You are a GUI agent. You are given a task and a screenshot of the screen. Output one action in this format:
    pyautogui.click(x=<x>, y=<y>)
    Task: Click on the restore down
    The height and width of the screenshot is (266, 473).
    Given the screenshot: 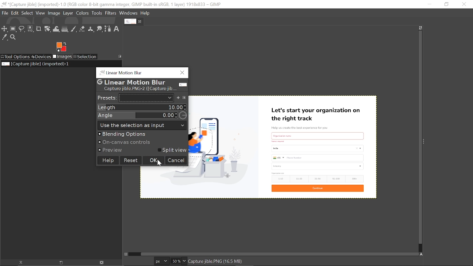 What is the action you would take?
    pyautogui.click(x=446, y=4)
    